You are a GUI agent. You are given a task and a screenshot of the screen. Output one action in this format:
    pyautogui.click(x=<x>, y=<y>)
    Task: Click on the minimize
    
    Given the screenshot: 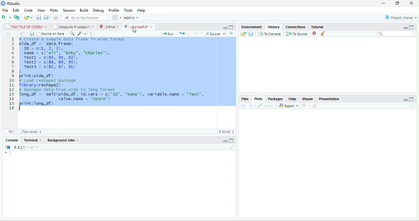 What is the action you would take?
    pyautogui.click(x=225, y=141)
    